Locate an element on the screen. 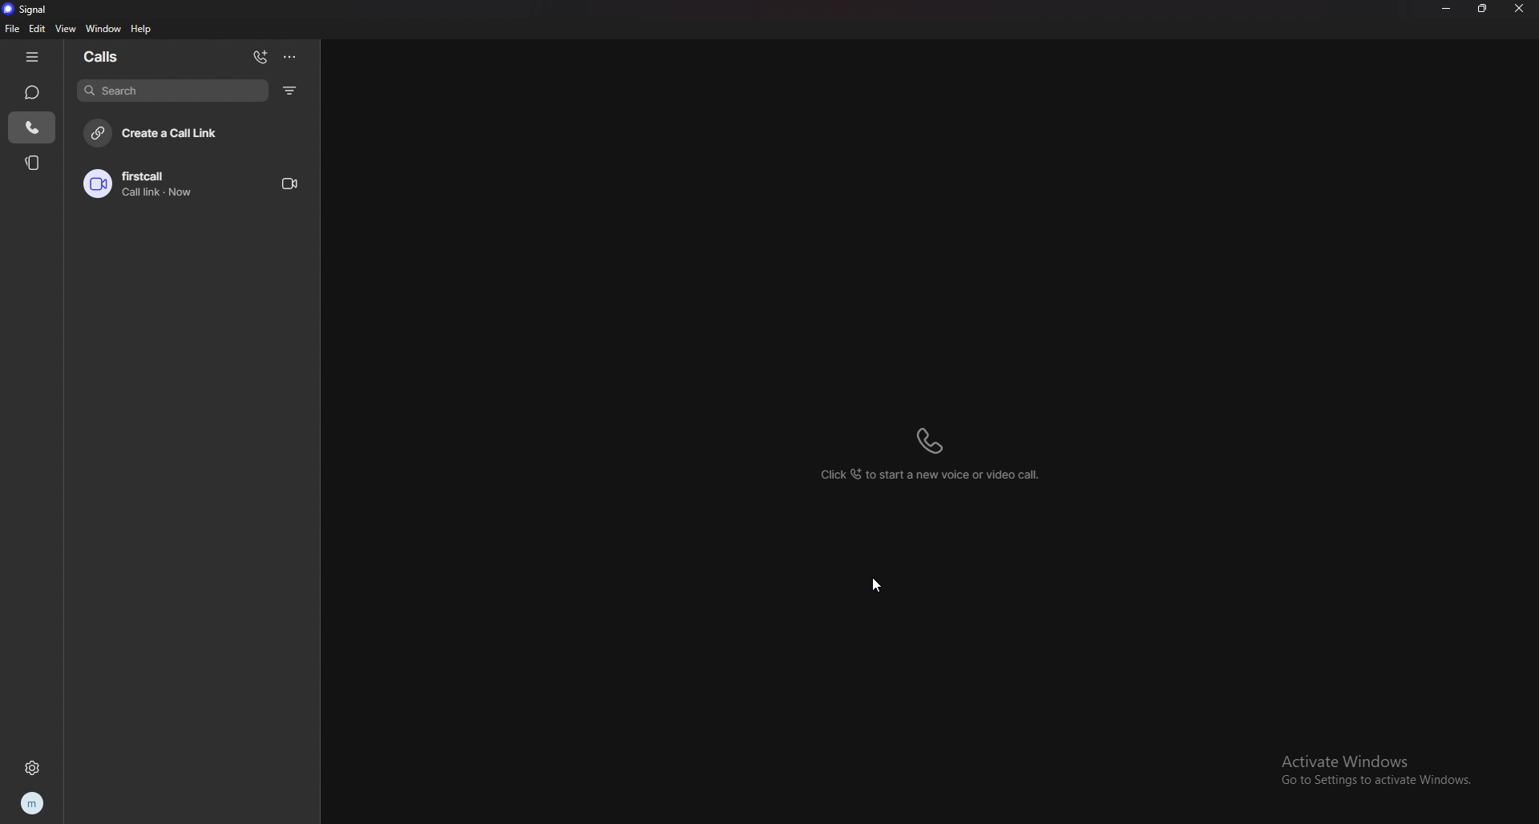  click to start a new voice or video call is located at coordinates (931, 453).